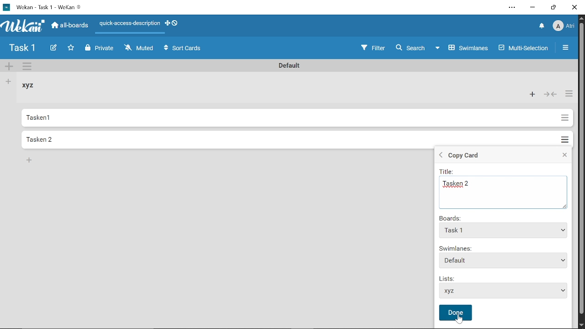 The height and width of the screenshot is (329, 585). What do you see at coordinates (564, 156) in the screenshot?
I see `Cllapse` at bounding box center [564, 156].